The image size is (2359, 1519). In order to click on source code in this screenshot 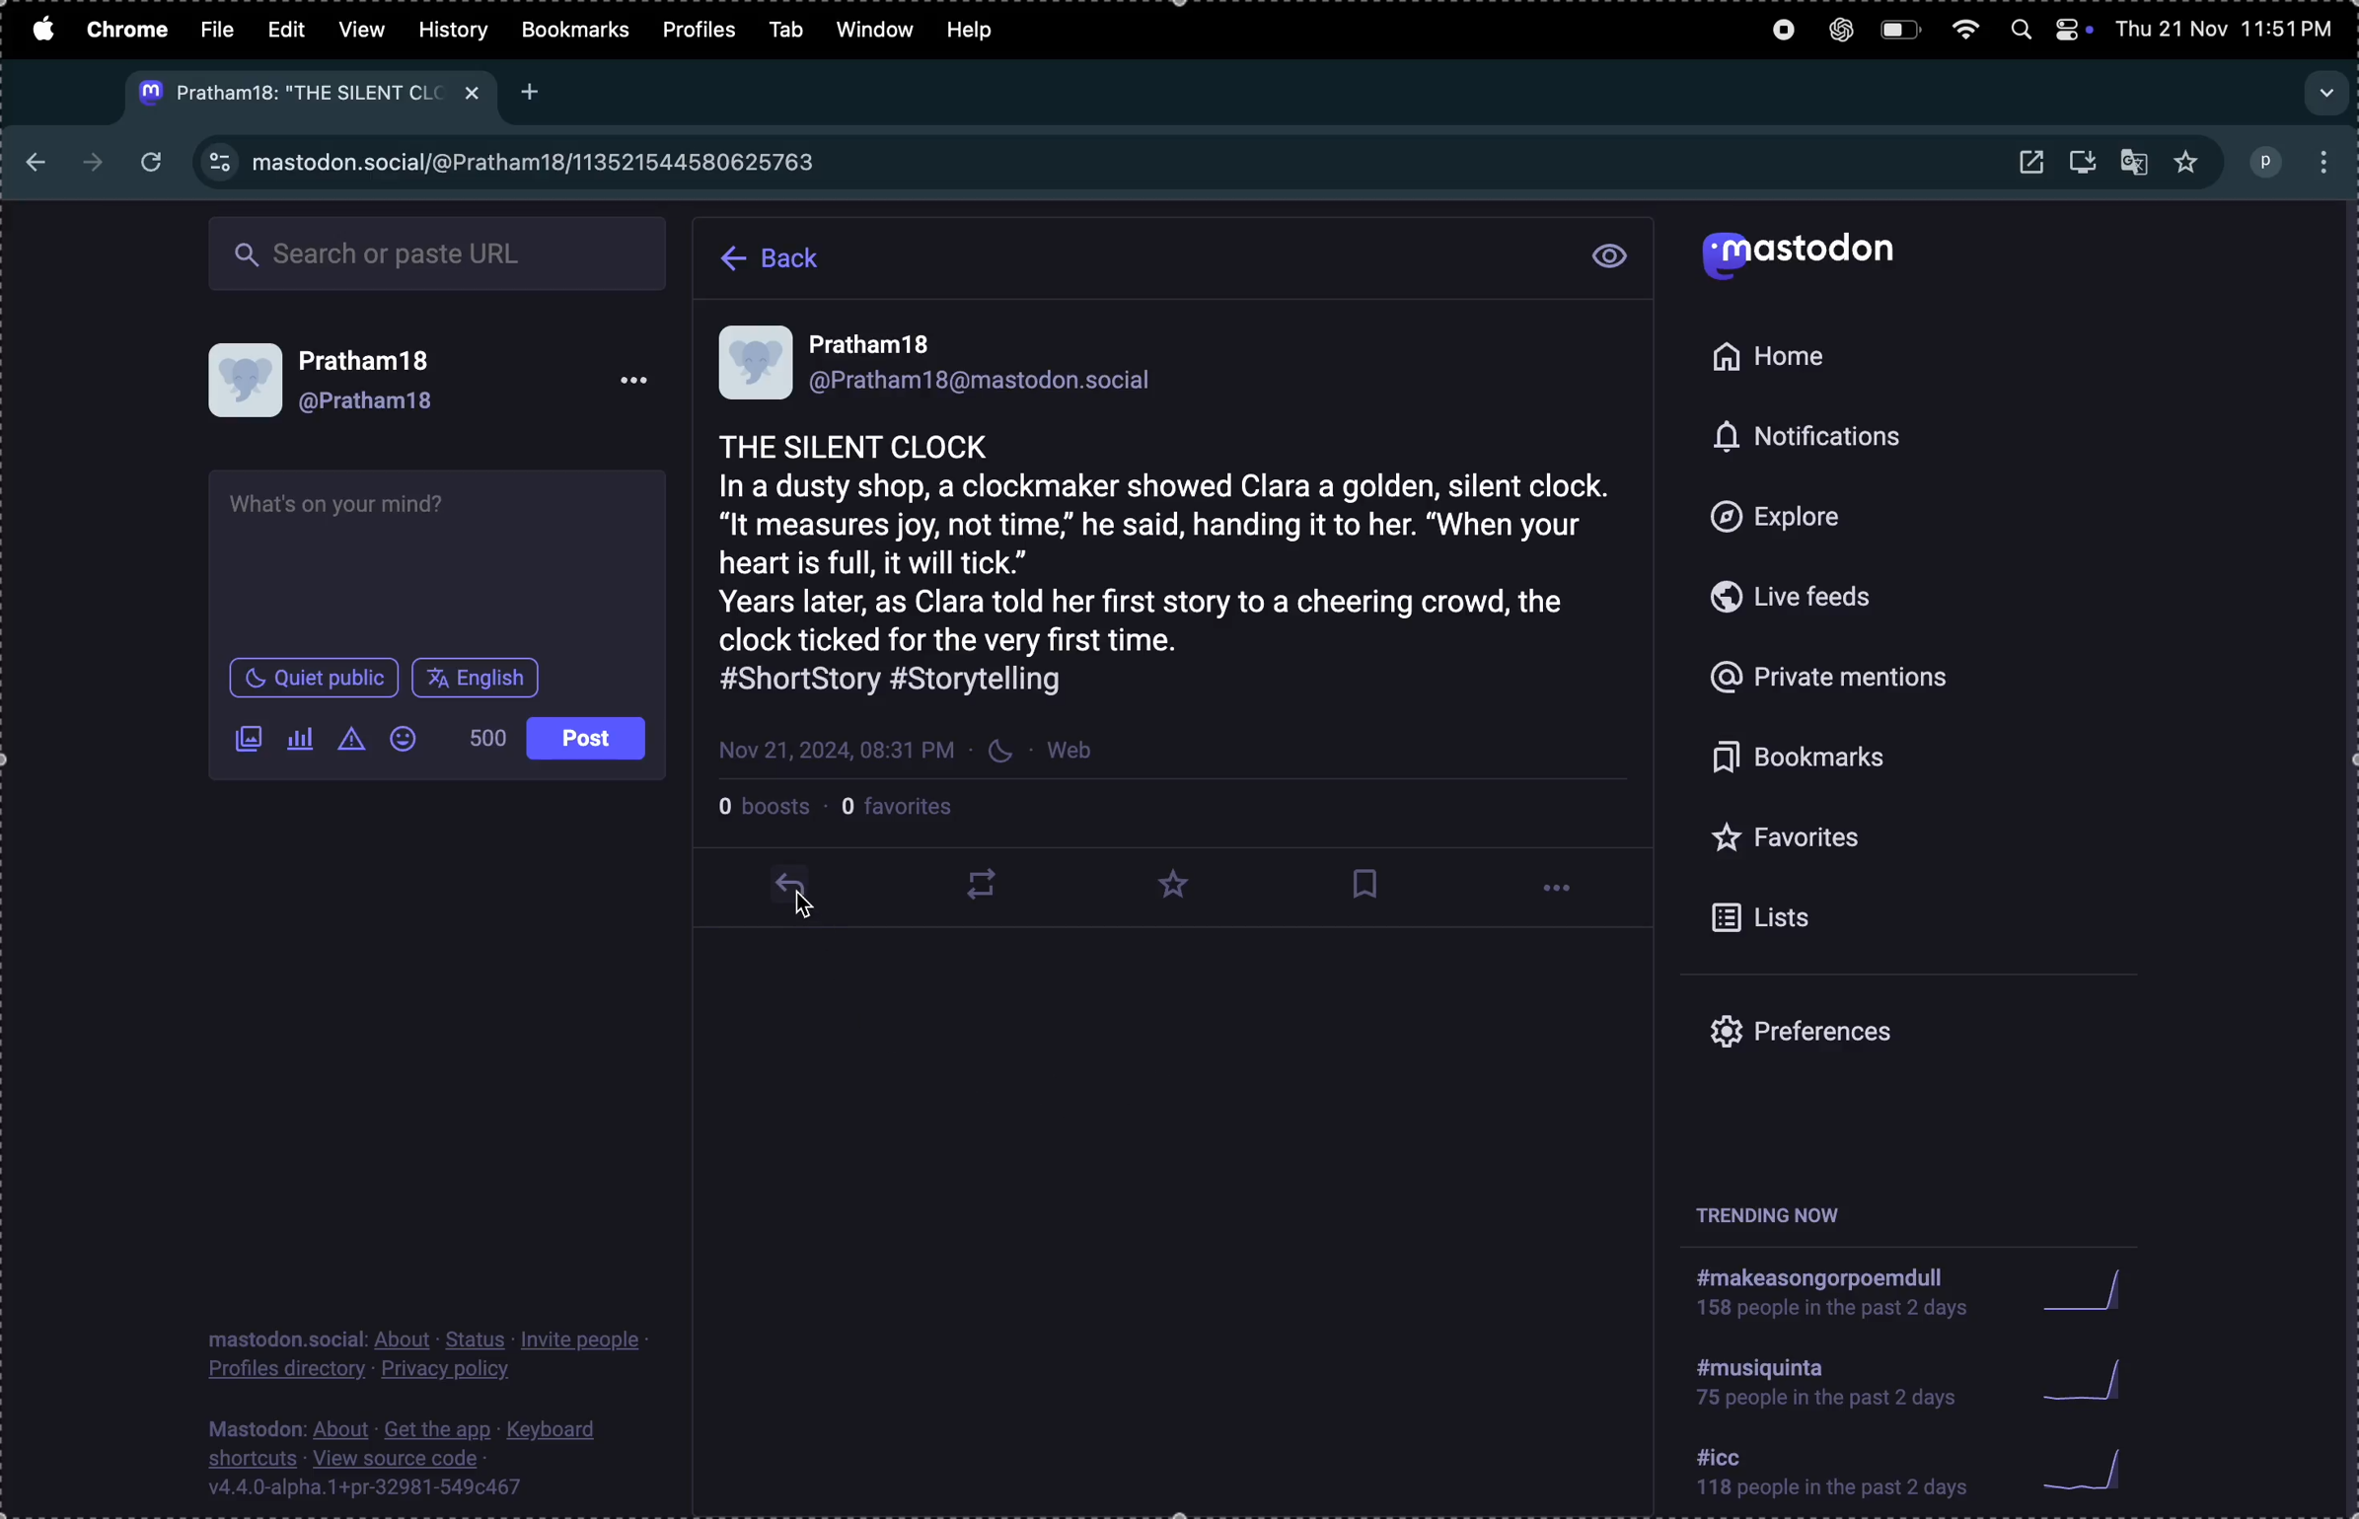, I will do `click(410, 1461)`.